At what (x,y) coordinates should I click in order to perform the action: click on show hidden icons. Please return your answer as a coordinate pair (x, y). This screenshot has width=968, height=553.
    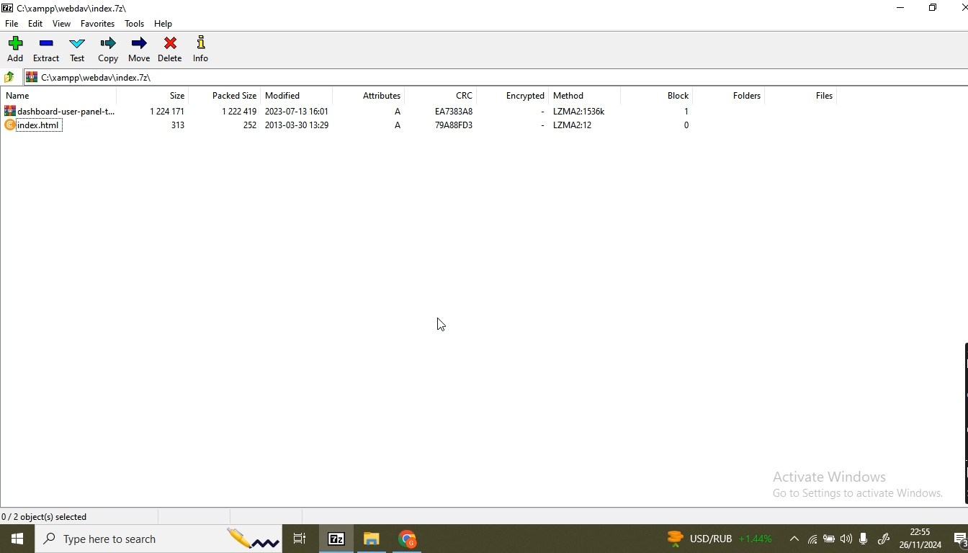
    Looking at the image, I should click on (792, 540).